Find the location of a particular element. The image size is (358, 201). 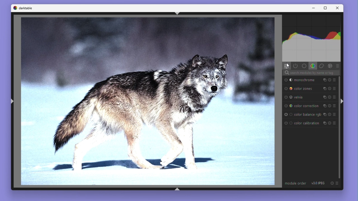

color balance rgb  is located at coordinates (302, 114).